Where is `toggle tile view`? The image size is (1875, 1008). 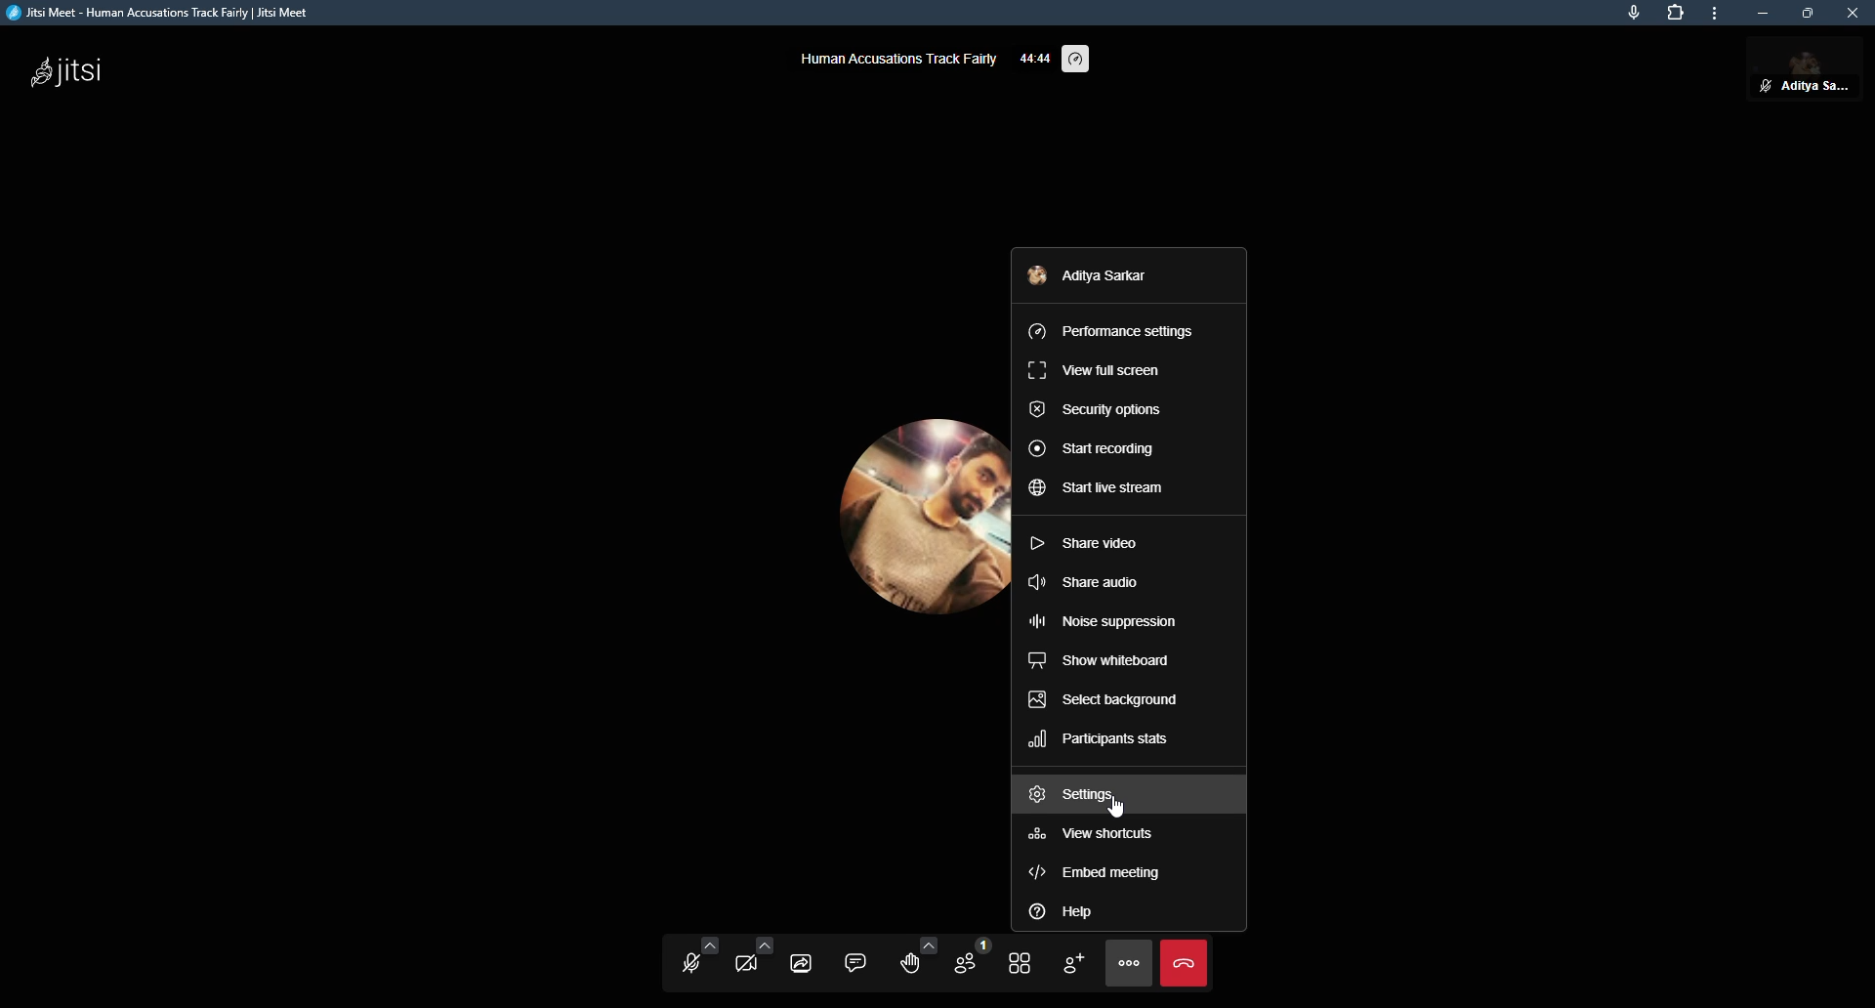
toggle tile view is located at coordinates (1016, 962).